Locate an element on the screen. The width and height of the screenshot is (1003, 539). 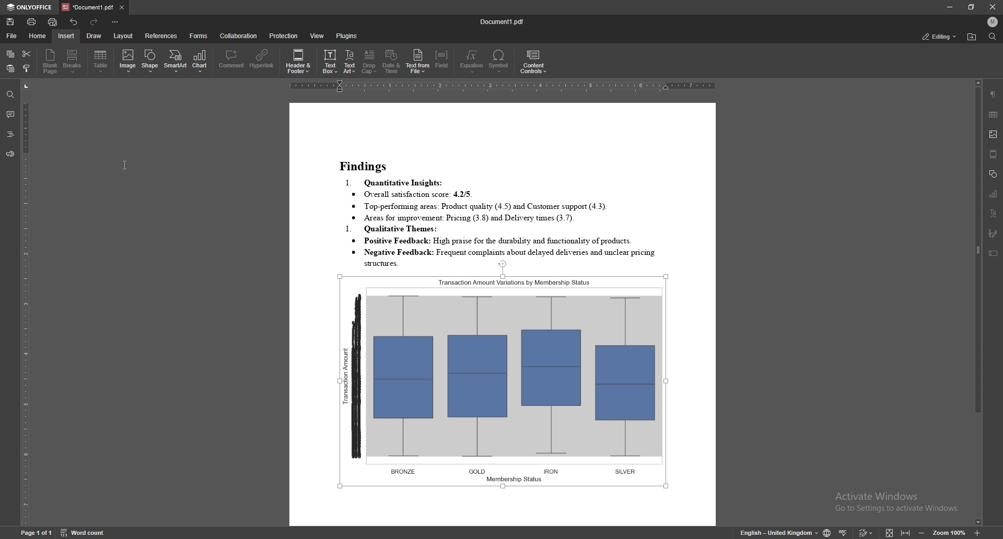
file name is located at coordinates (503, 21).